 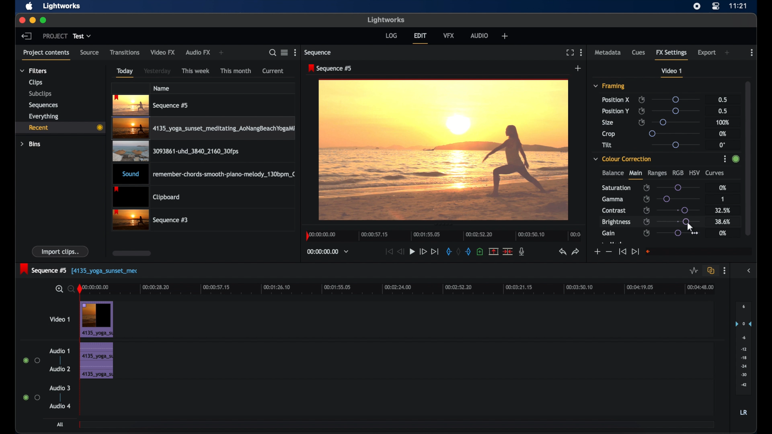 What do you see at coordinates (642, 122) in the screenshot?
I see `enable/disable keyframes` at bounding box center [642, 122].